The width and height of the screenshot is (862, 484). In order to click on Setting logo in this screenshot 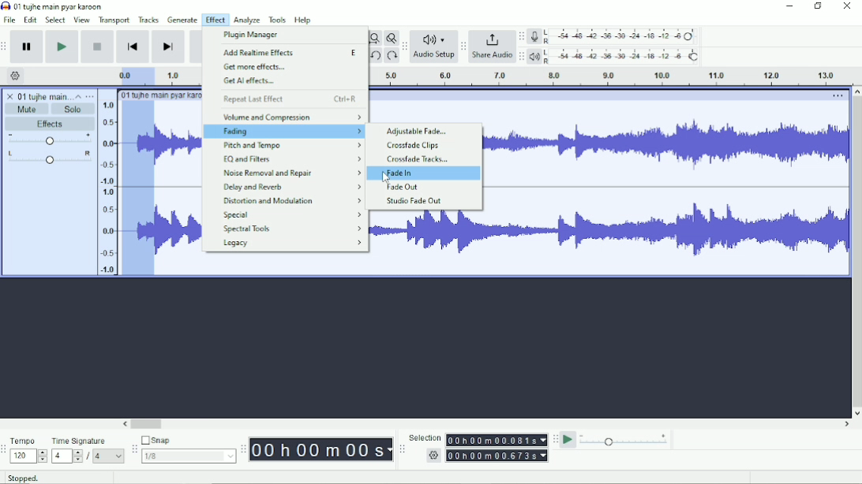, I will do `click(16, 75)`.